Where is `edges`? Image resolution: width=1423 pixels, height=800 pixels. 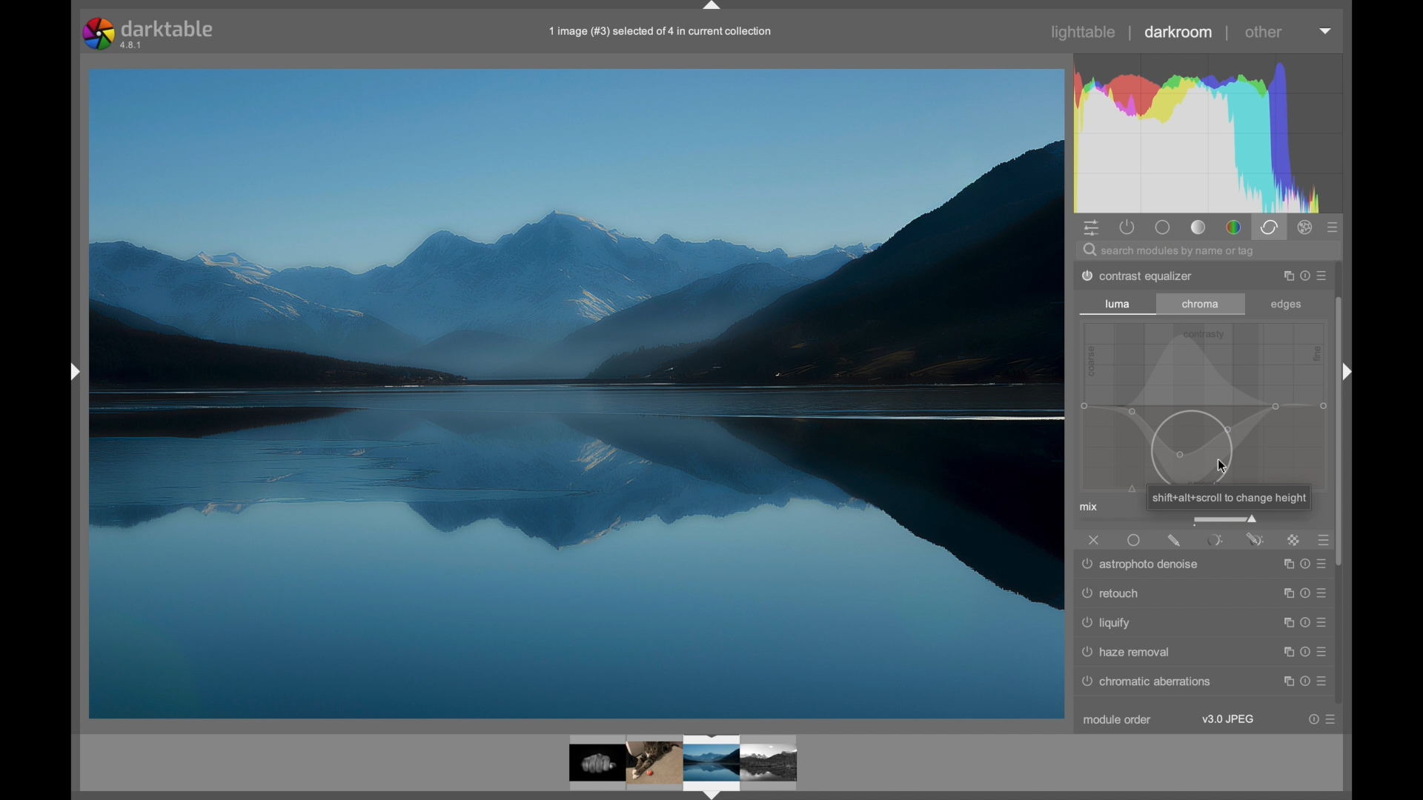 edges is located at coordinates (1286, 305).